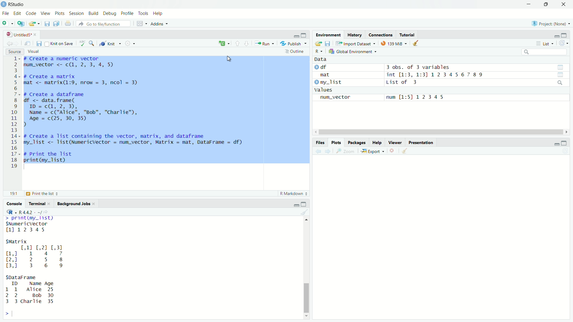 The height and width of the screenshot is (322, 573). Describe the element at coordinates (6, 13) in the screenshot. I see `File` at that location.